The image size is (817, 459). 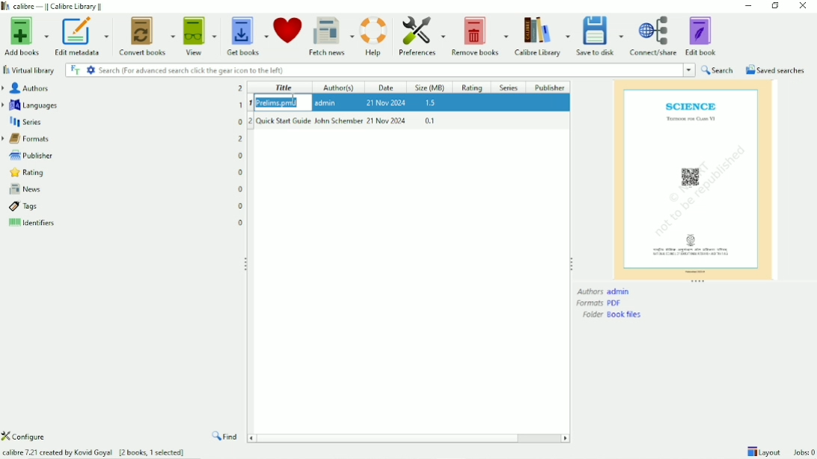 What do you see at coordinates (699, 282) in the screenshot?
I see `Resize` at bounding box center [699, 282].